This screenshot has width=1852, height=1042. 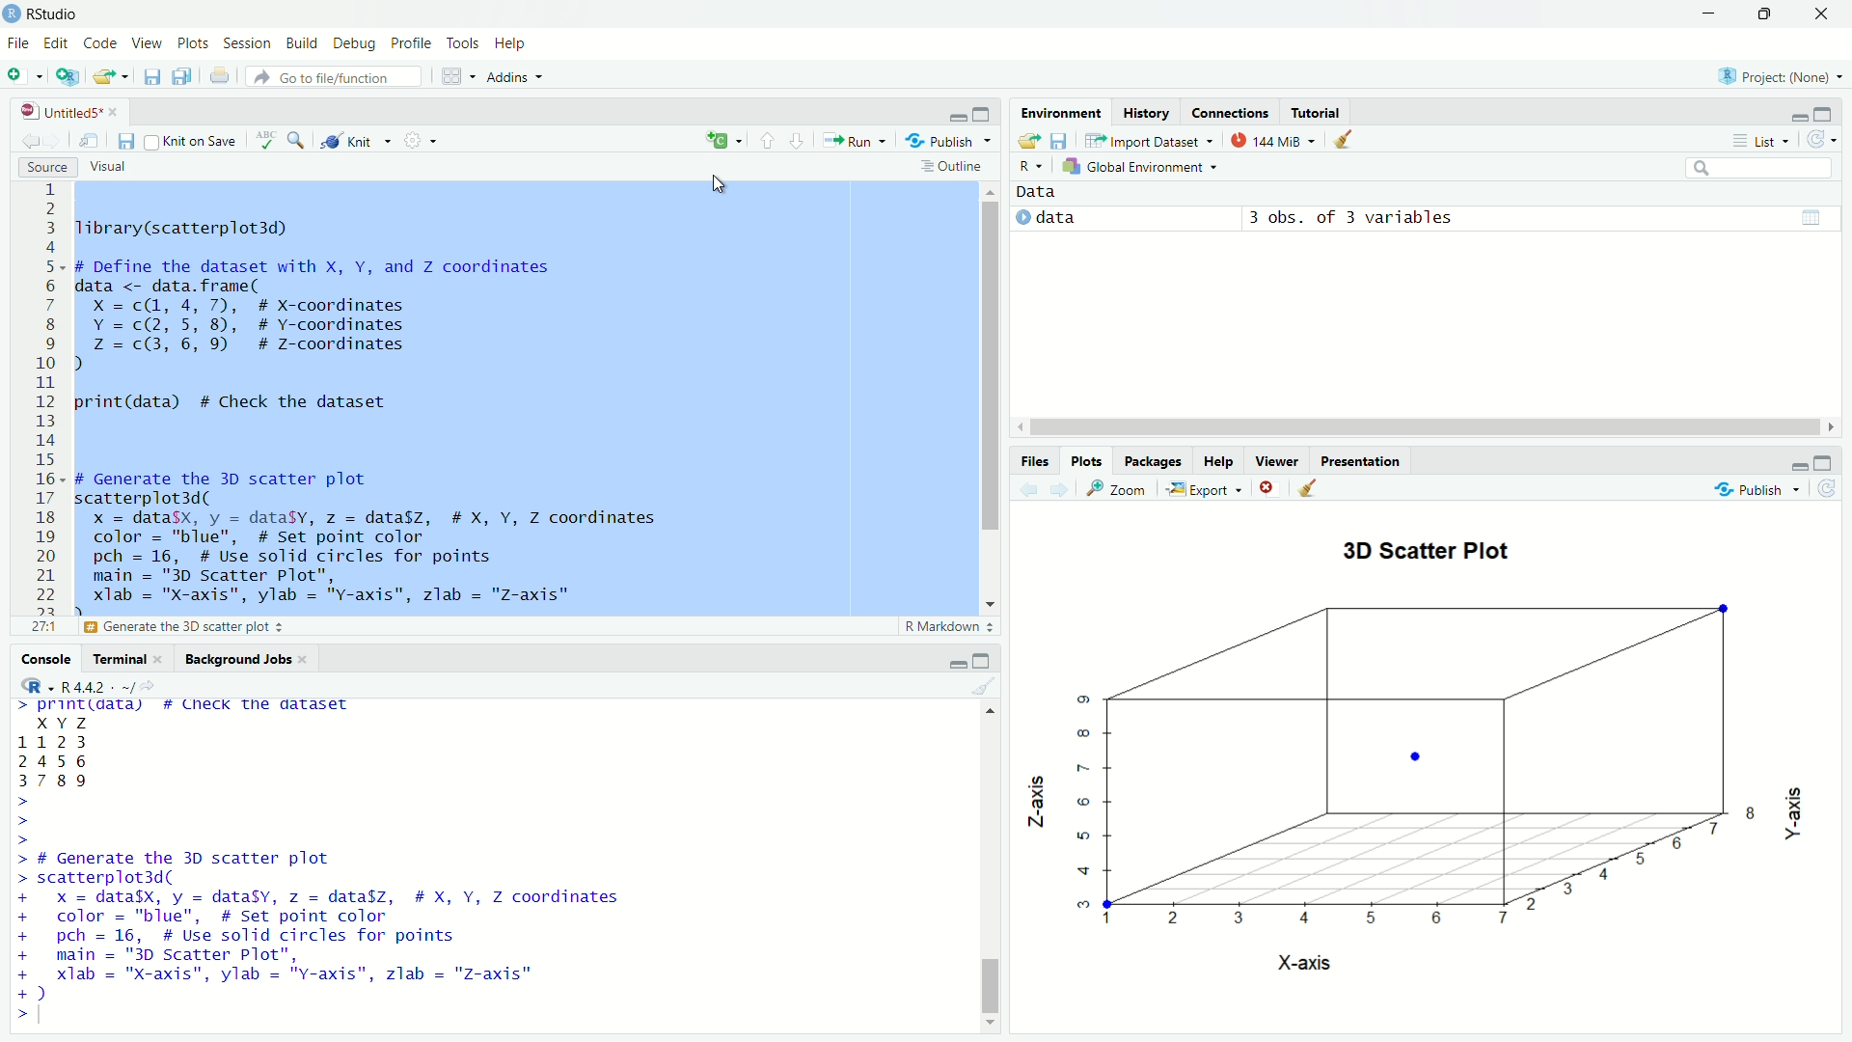 What do you see at coordinates (1231, 110) in the screenshot?
I see `connections` at bounding box center [1231, 110].